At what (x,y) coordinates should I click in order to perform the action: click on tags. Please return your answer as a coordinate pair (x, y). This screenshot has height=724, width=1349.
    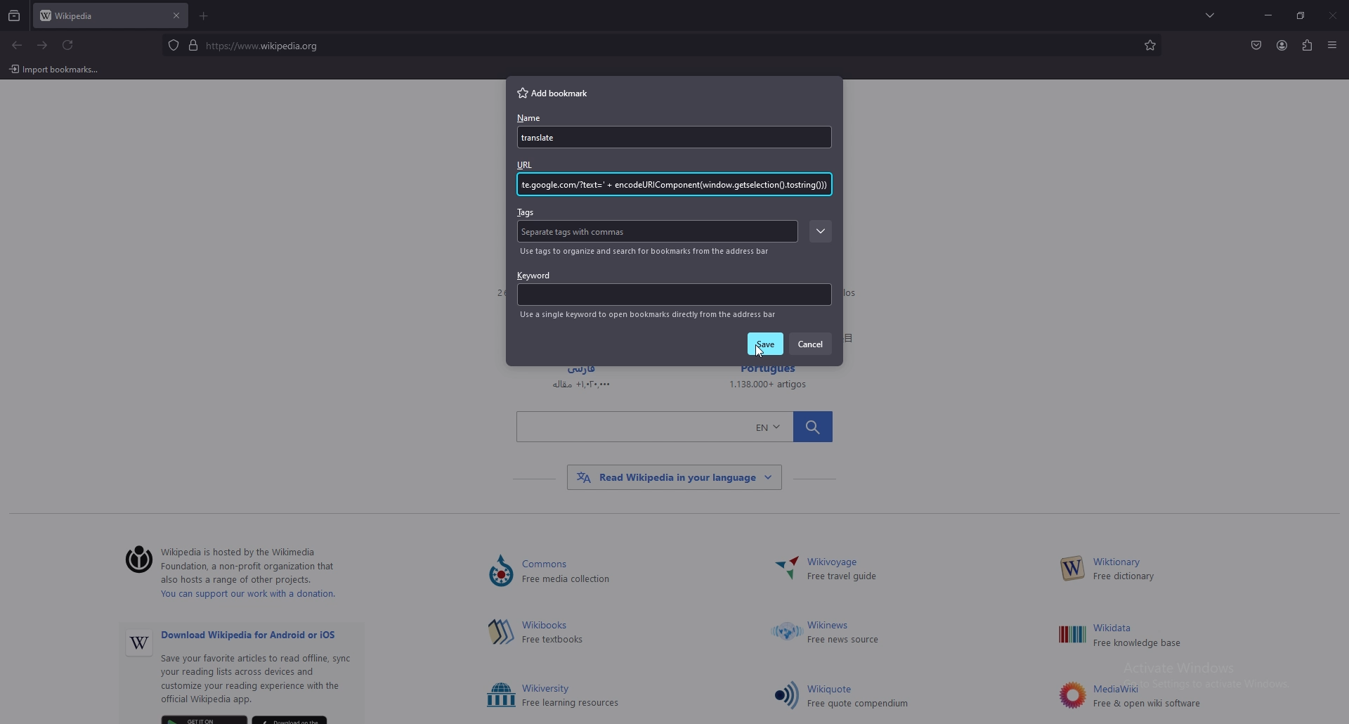
    Looking at the image, I should click on (529, 212).